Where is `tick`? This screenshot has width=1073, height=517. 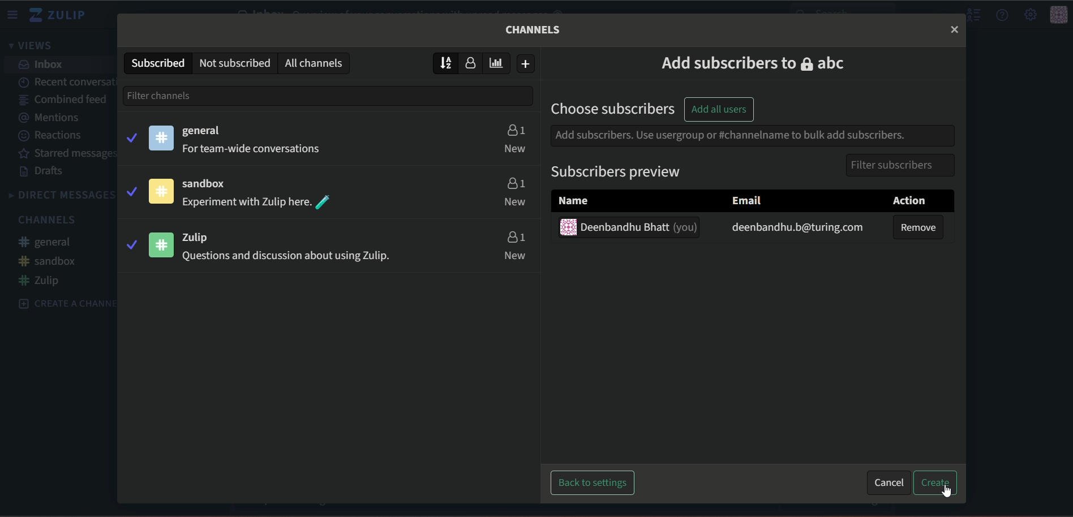 tick is located at coordinates (131, 136).